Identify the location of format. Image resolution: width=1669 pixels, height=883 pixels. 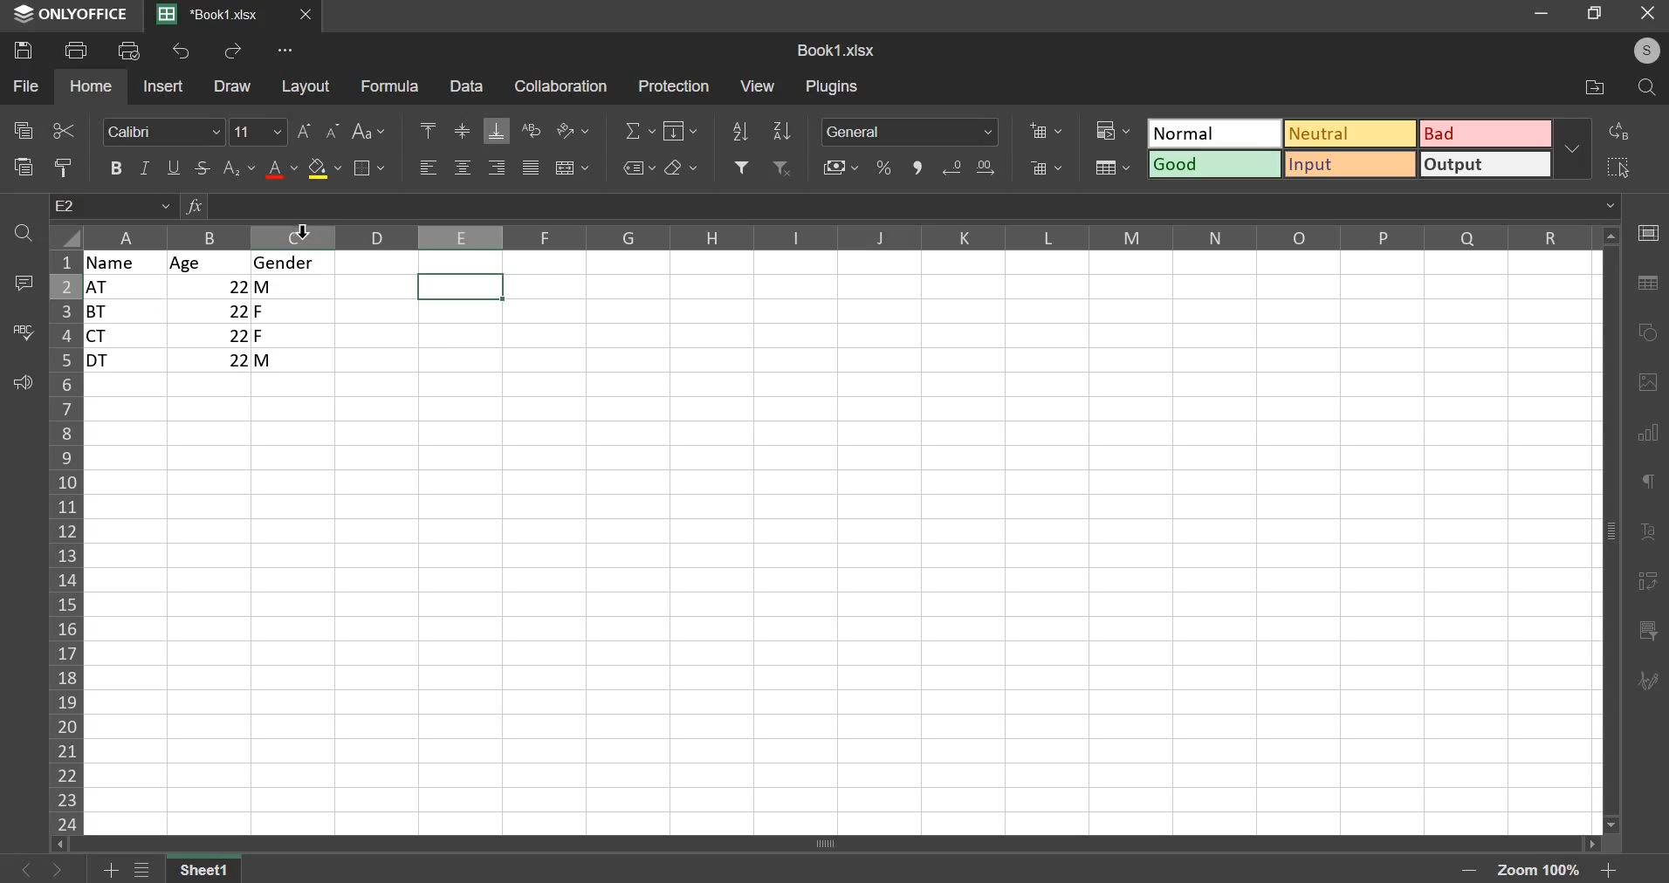
(1349, 147).